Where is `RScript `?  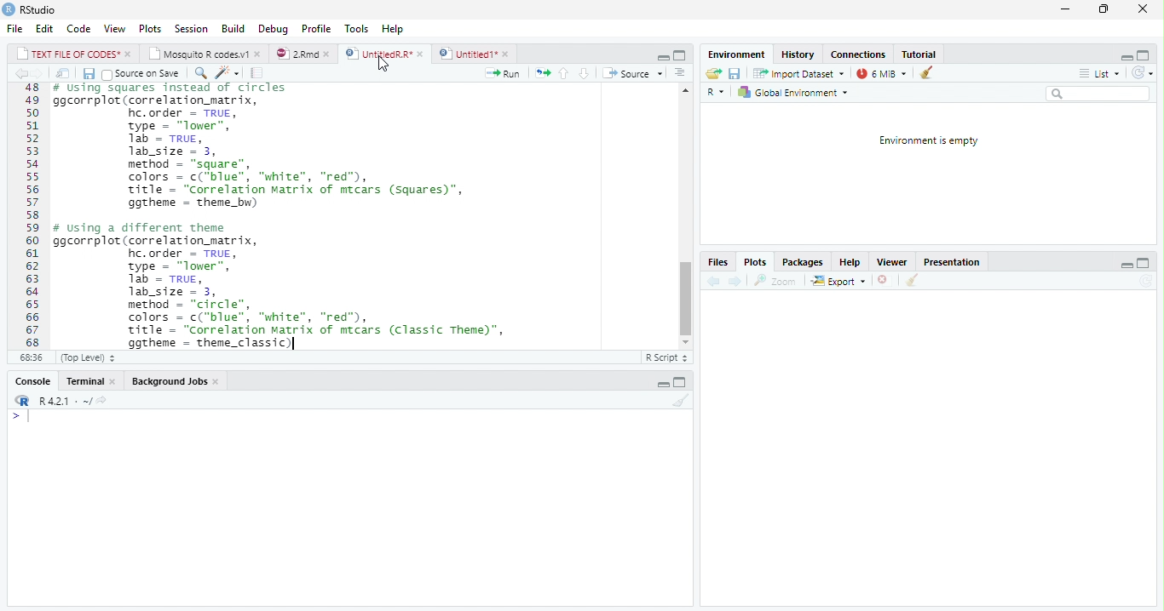
RScript  is located at coordinates (666, 358).